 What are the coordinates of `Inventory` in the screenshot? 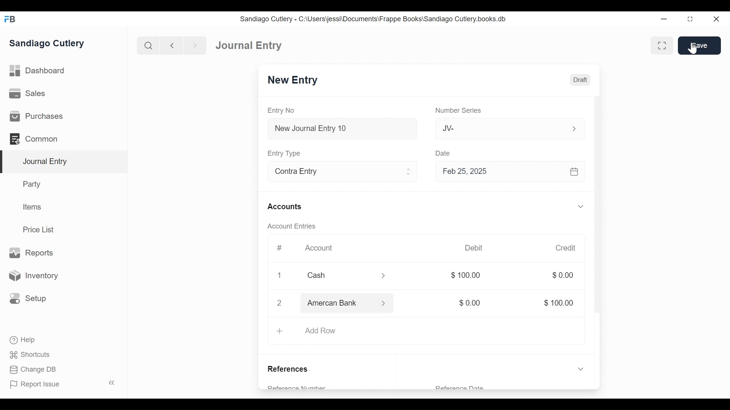 It's located at (35, 275).